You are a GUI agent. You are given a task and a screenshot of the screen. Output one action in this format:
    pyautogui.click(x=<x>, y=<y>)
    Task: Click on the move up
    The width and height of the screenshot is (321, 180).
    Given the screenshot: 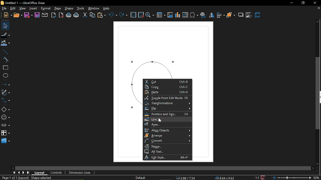 What is the action you would take?
    pyautogui.click(x=317, y=21)
    